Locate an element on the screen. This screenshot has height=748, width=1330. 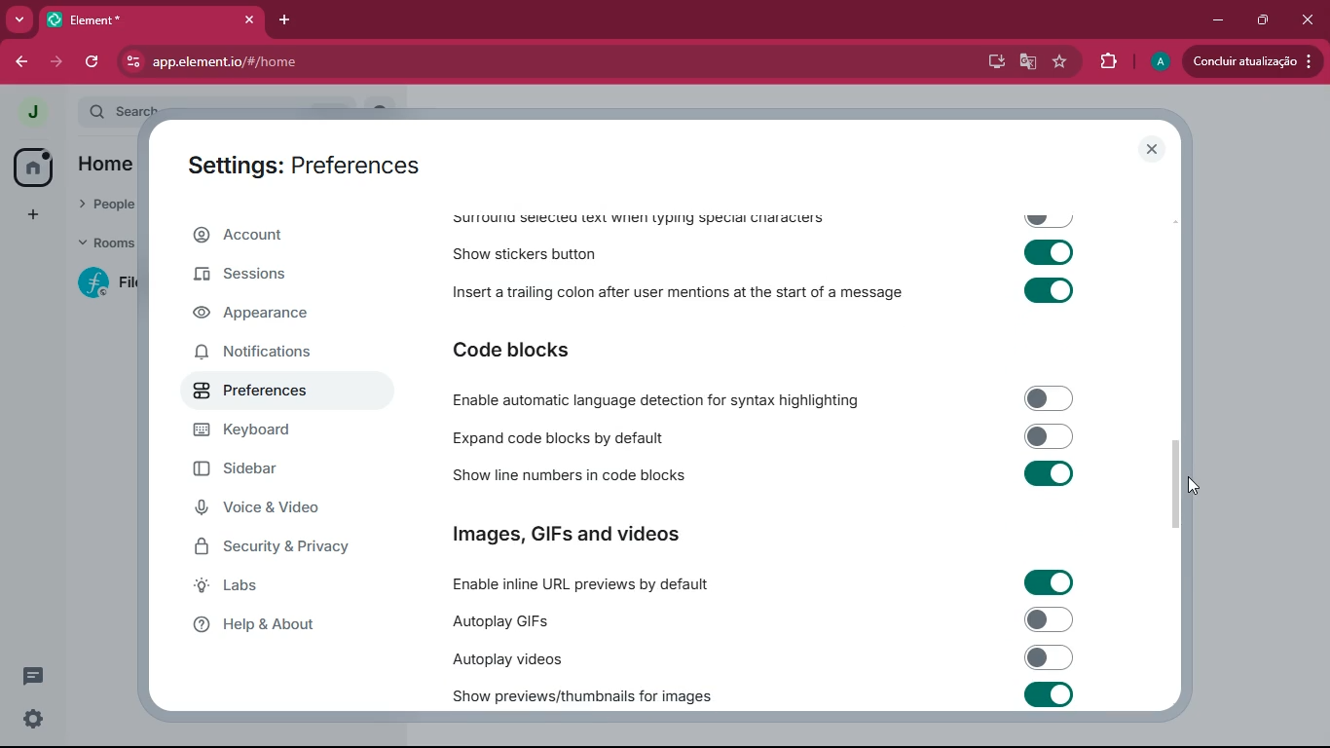
conduir atualizacao is located at coordinates (1253, 61).